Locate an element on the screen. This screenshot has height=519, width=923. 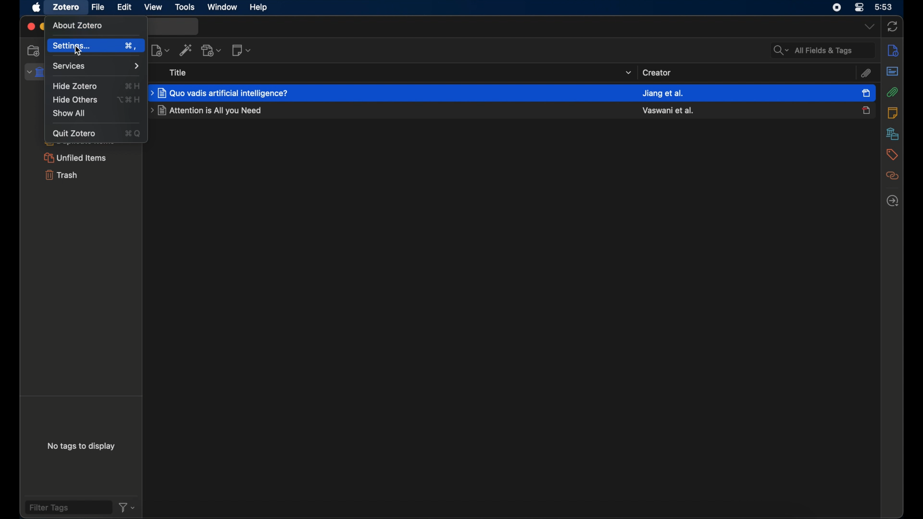
attachements is located at coordinates (892, 92).